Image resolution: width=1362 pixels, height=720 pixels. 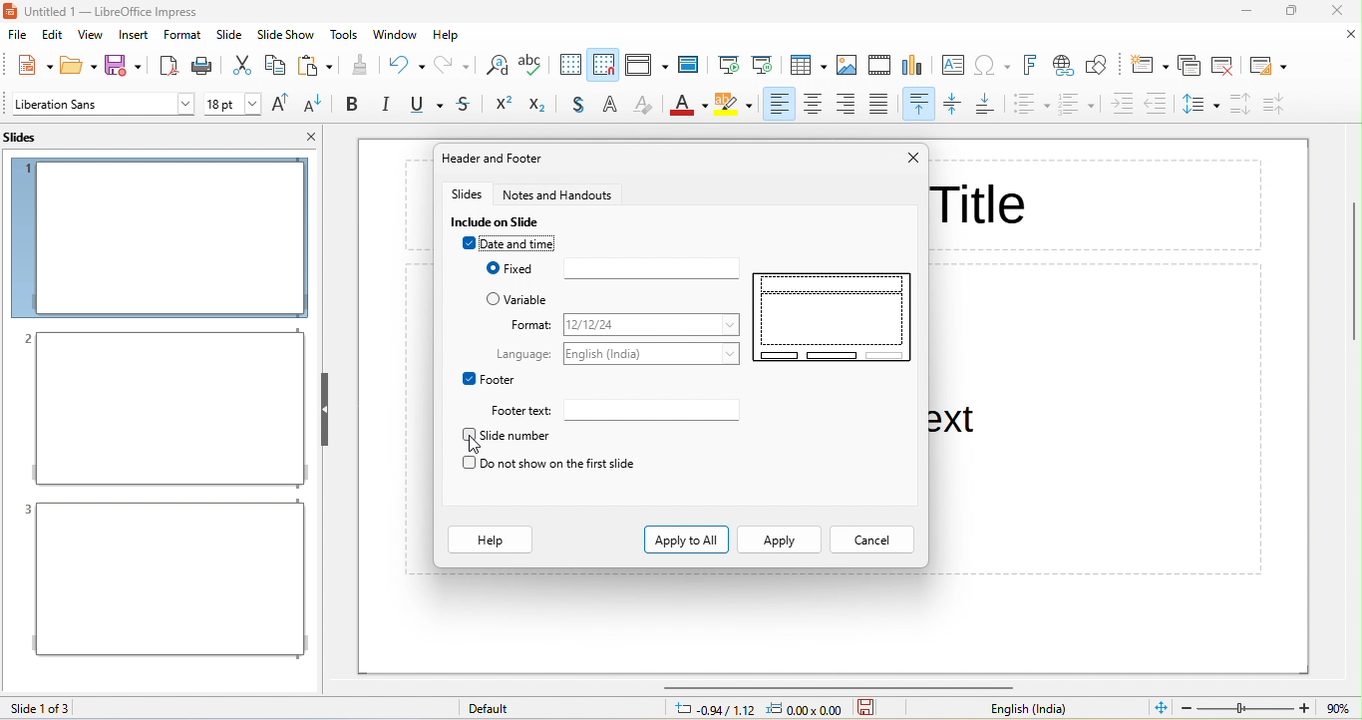 What do you see at coordinates (651, 268) in the screenshot?
I see `input box` at bounding box center [651, 268].